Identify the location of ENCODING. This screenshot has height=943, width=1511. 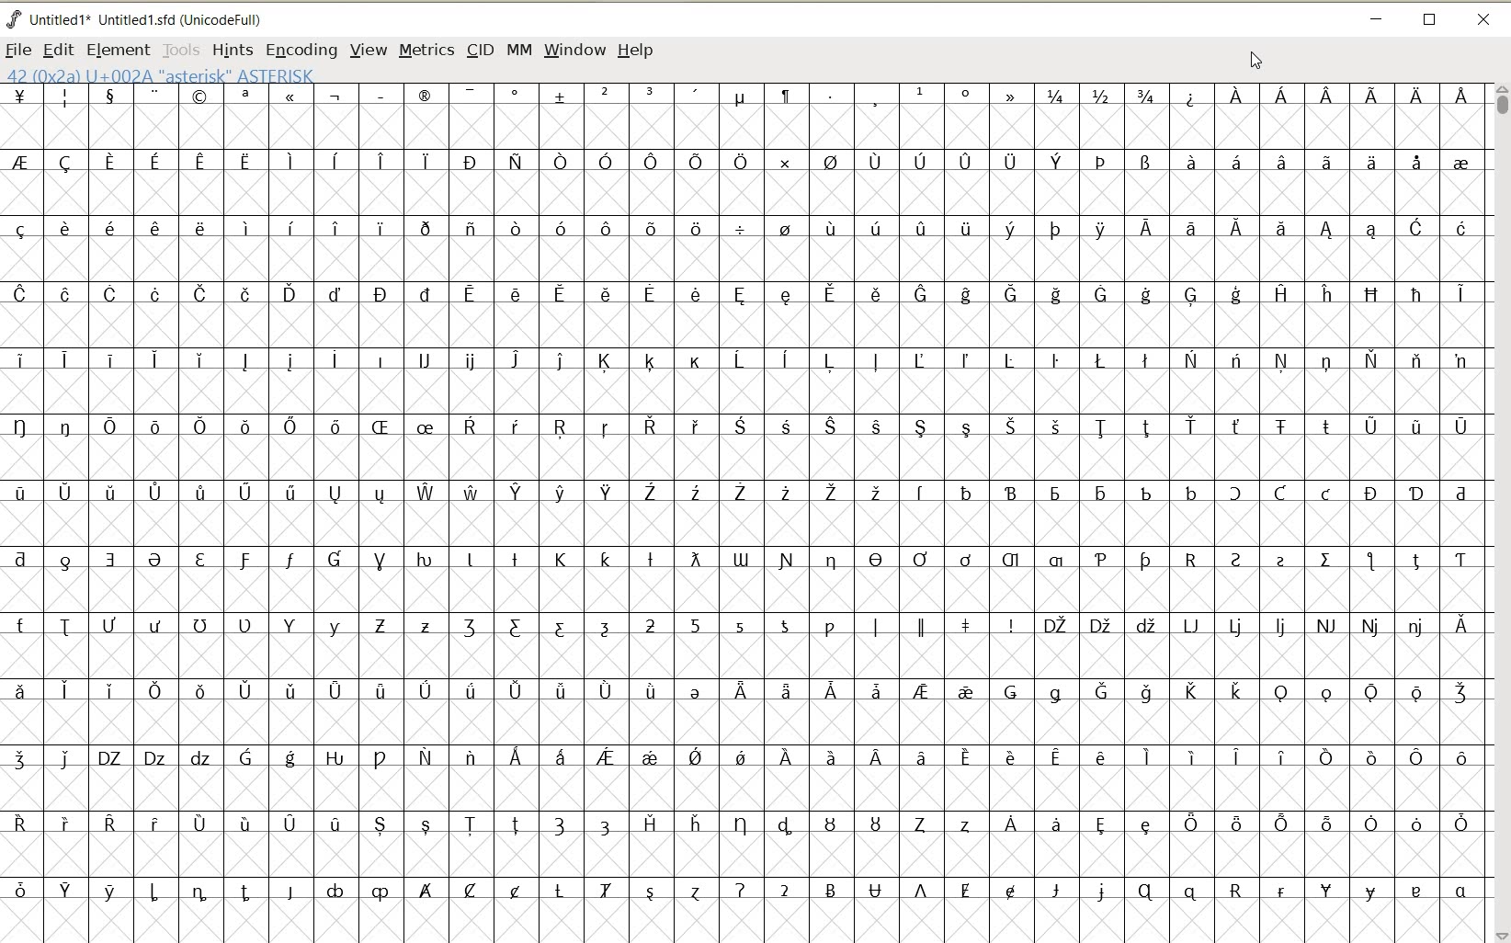
(301, 51).